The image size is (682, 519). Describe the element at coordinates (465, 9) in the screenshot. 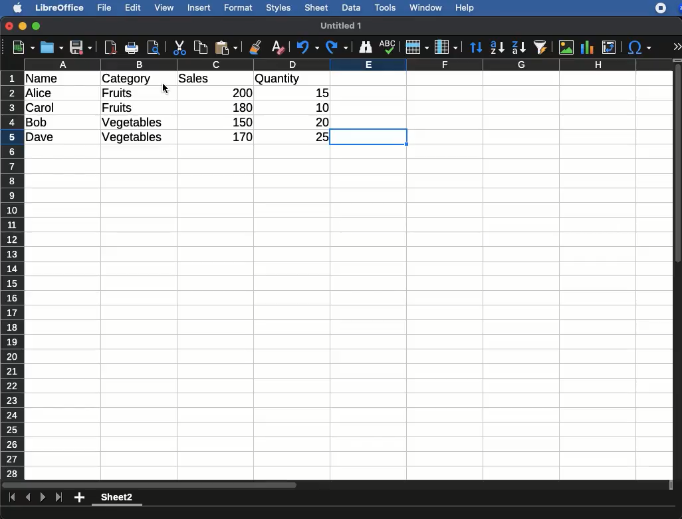

I see `help` at that location.